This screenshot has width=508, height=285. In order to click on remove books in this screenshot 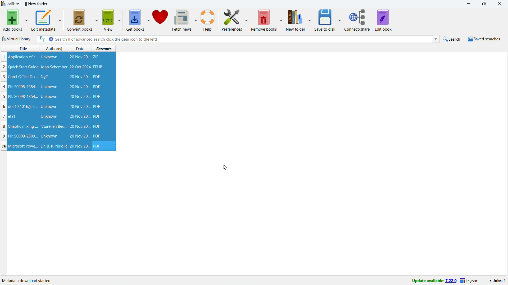, I will do `click(264, 20)`.